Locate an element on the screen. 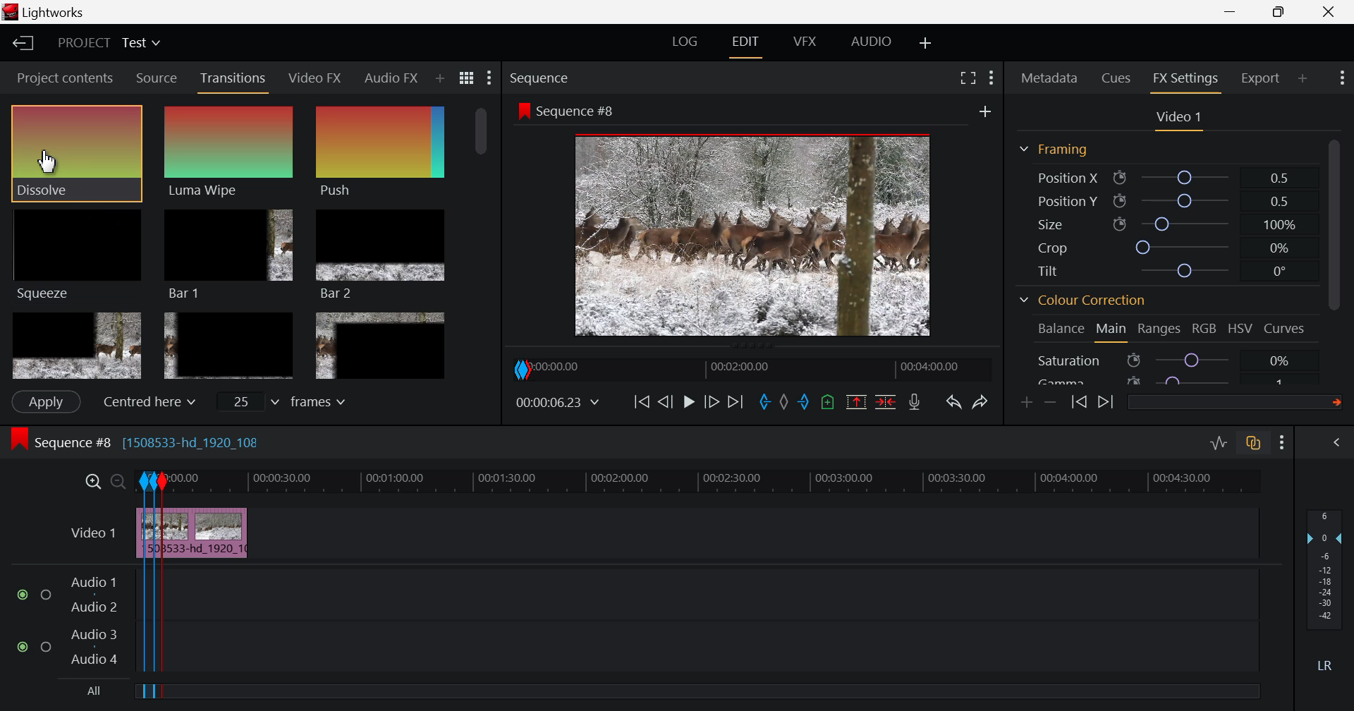  Add panel is located at coordinates (1303, 80).